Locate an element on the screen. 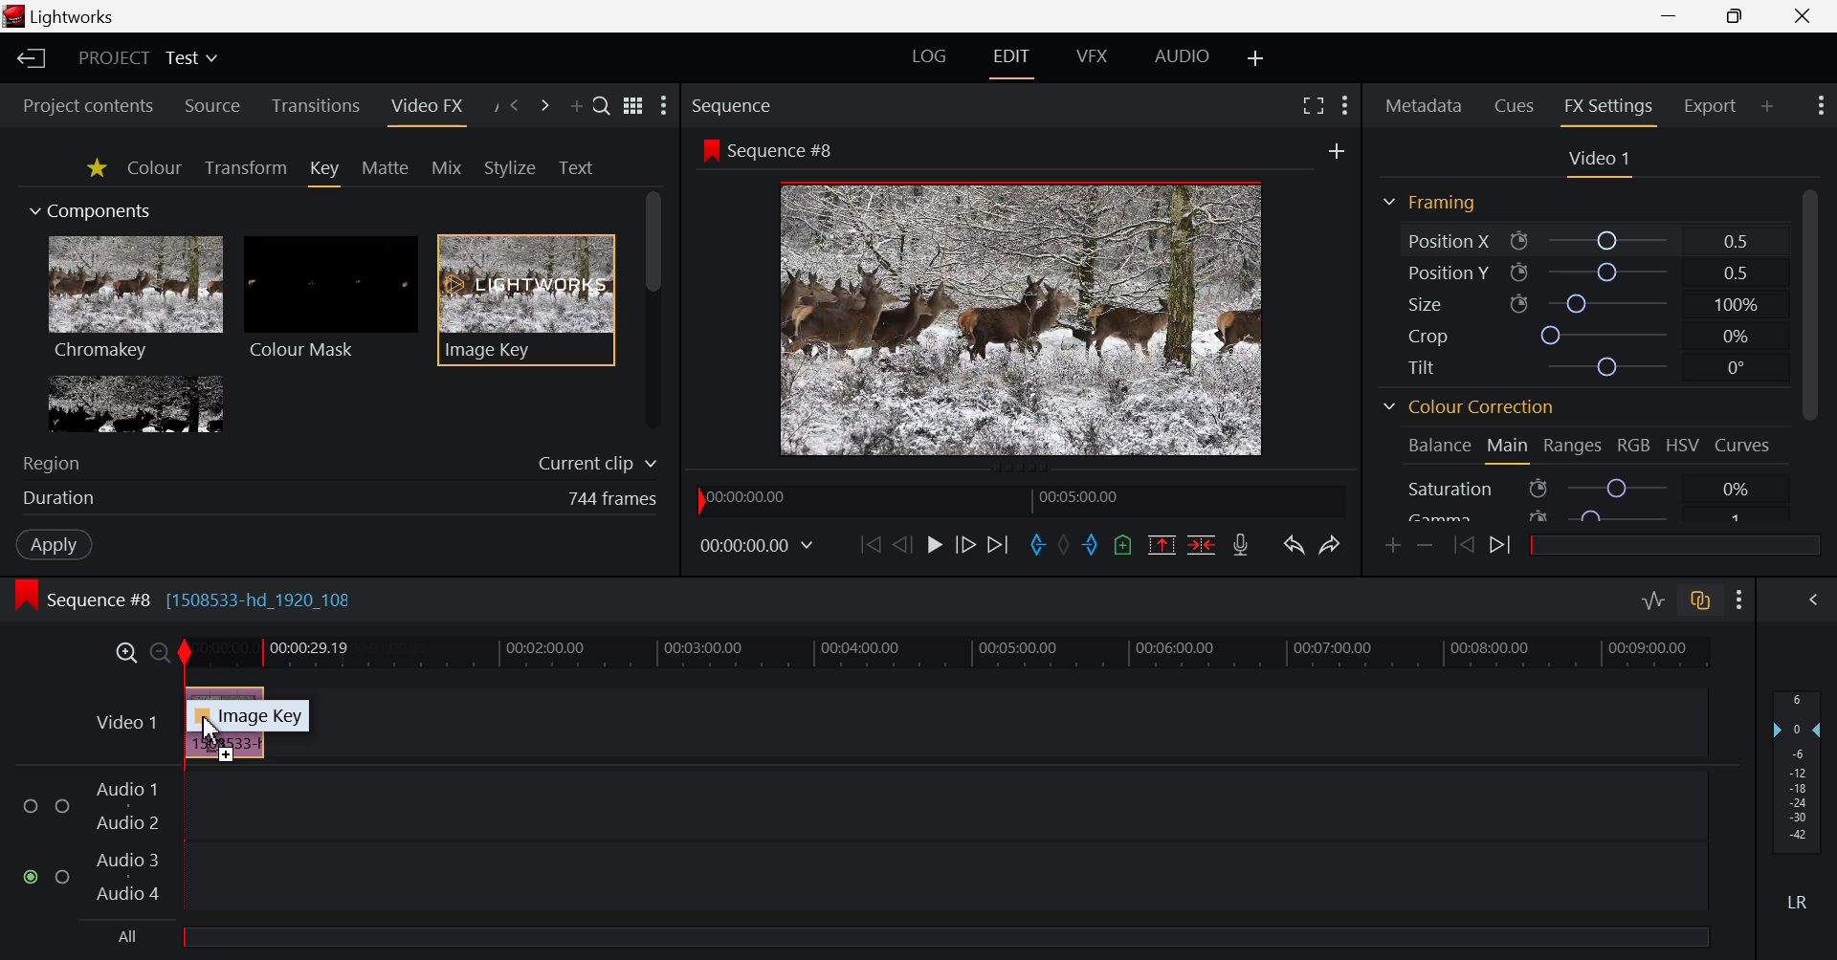  FX Settings is located at coordinates (1611, 108).